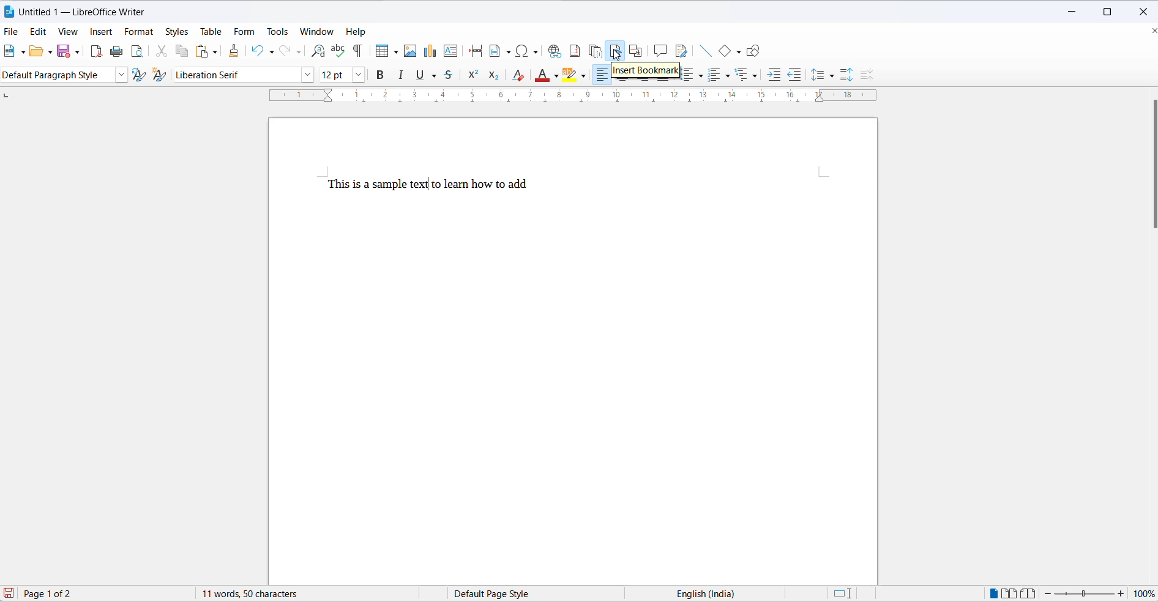 This screenshot has width=1158, height=602. Describe the element at coordinates (119, 75) in the screenshot. I see `style options` at that location.